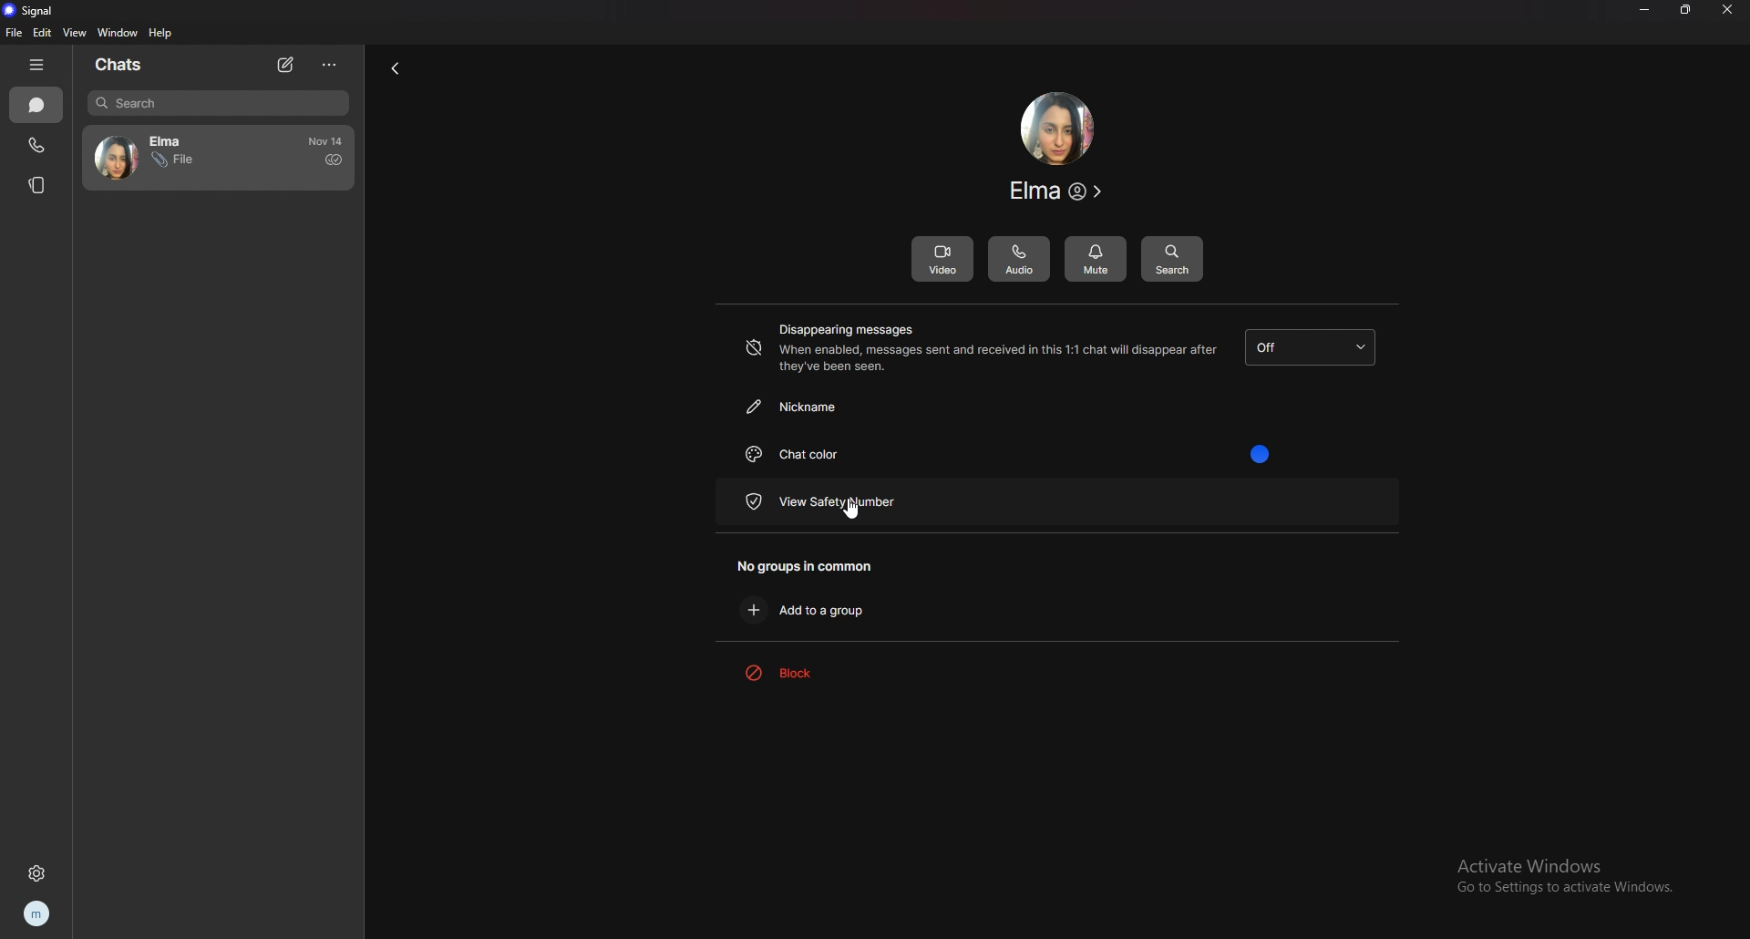 This screenshot has height=939, width=1750. What do you see at coordinates (816, 609) in the screenshot?
I see `add to a group` at bounding box center [816, 609].